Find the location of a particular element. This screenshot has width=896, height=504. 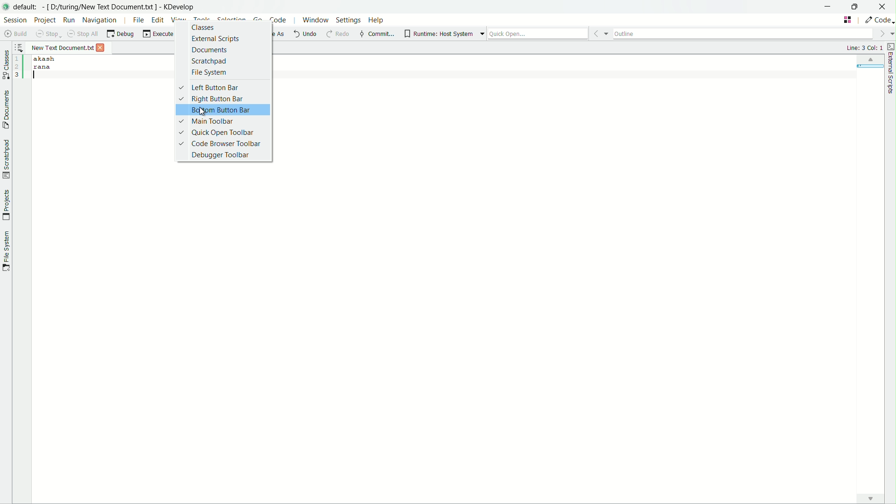

file menu is located at coordinates (139, 20).